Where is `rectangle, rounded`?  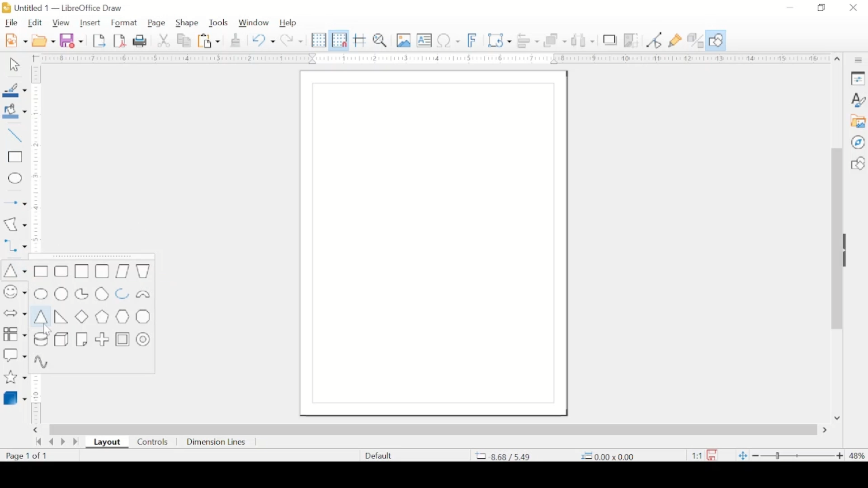 rectangle, rounded is located at coordinates (61, 271).